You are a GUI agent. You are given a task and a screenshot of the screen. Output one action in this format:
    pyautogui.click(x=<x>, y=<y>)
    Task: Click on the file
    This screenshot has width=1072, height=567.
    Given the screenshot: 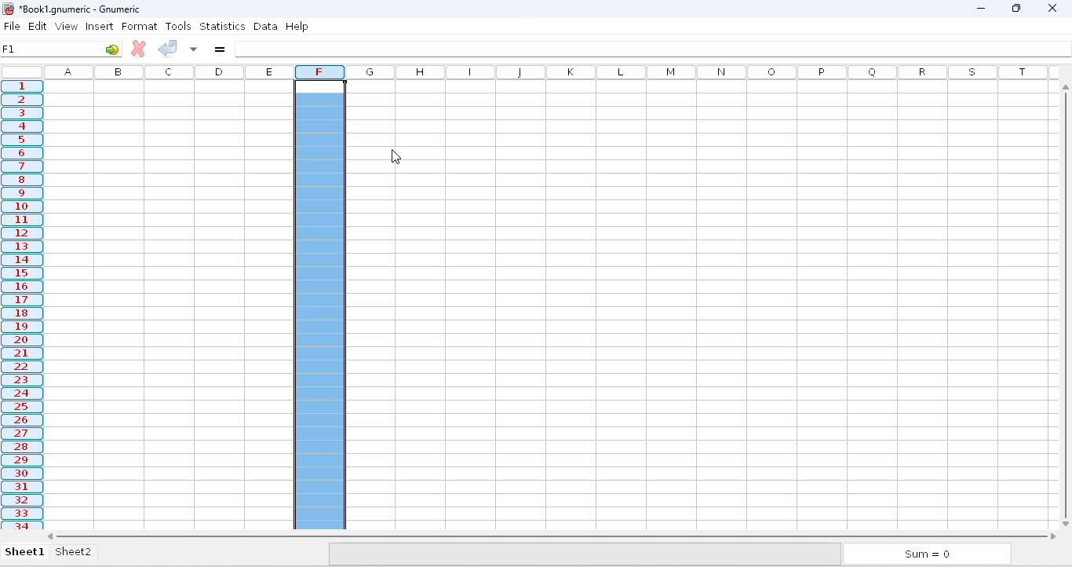 What is the action you would take?
    pyautogui.click(x=12, y=27)
    